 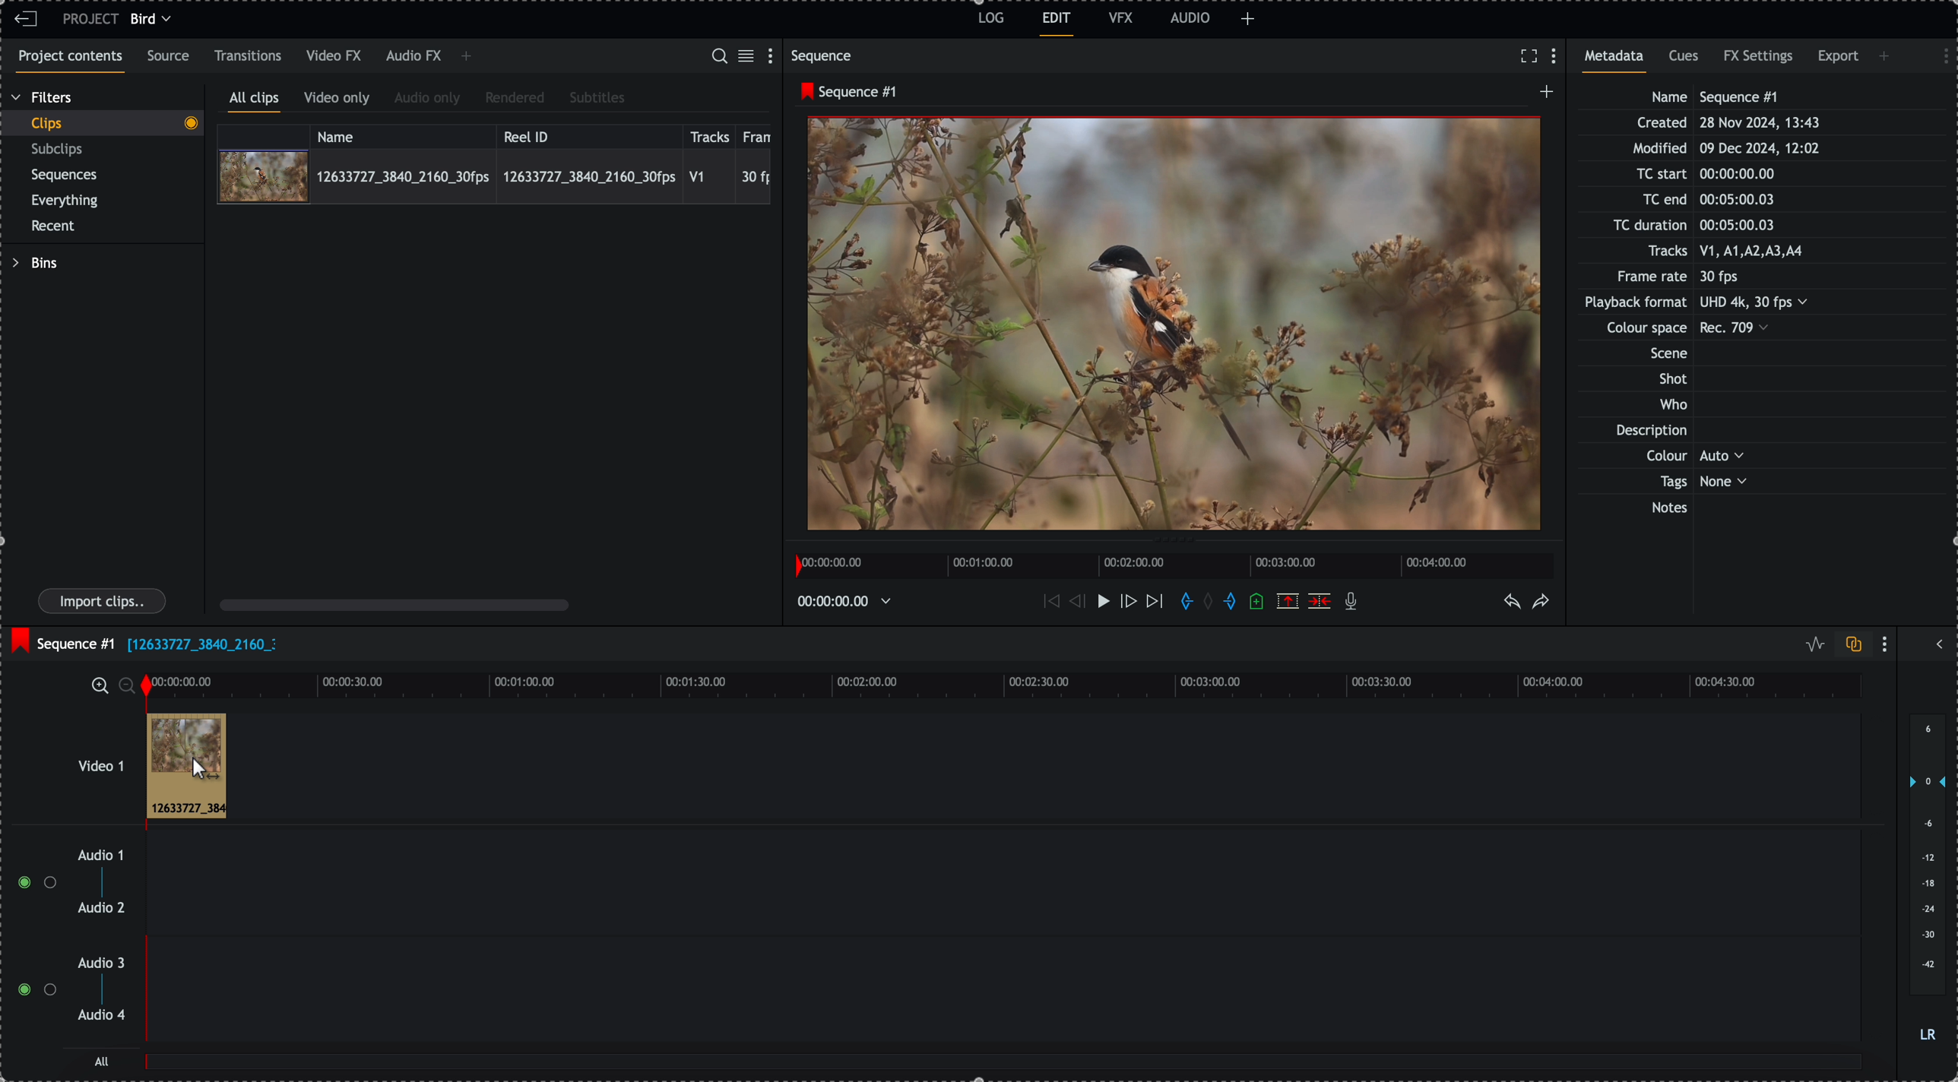 I want to click on sequences, so click(x=65, y=178).